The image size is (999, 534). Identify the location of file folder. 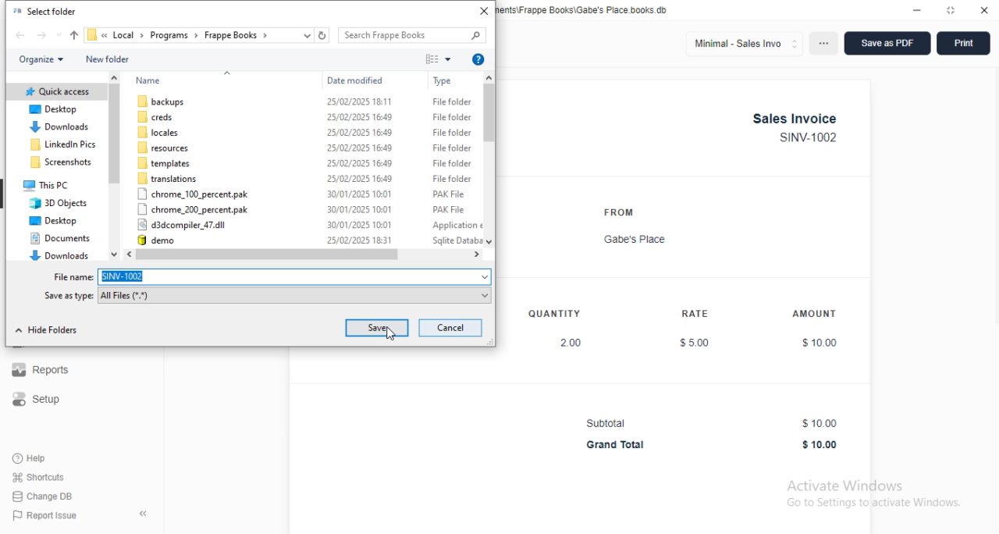
(451, 132).